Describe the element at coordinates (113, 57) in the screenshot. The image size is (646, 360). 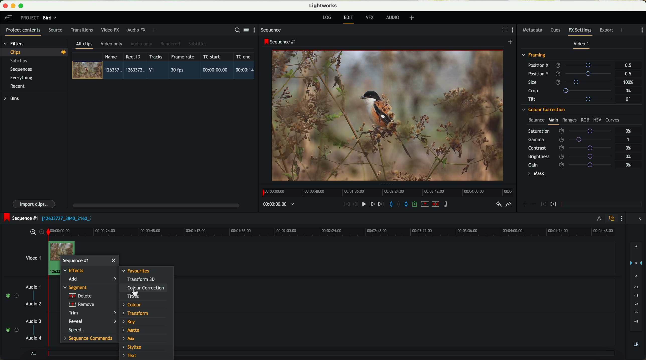
I see `name` at that location.